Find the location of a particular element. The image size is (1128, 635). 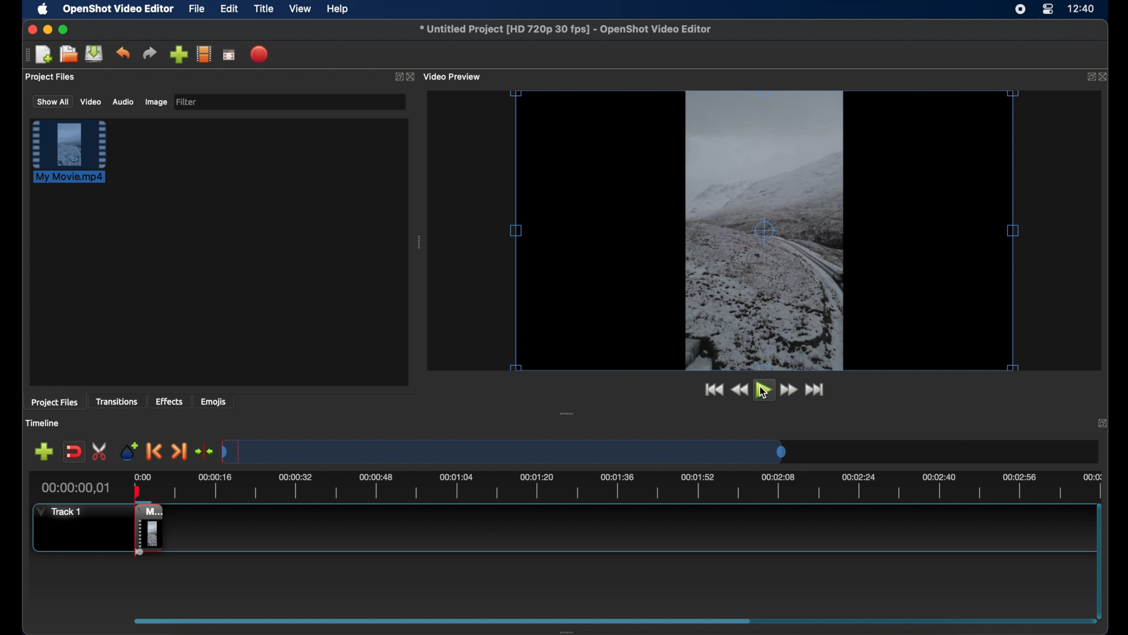

scroll box is located at coordinates (442, 620).